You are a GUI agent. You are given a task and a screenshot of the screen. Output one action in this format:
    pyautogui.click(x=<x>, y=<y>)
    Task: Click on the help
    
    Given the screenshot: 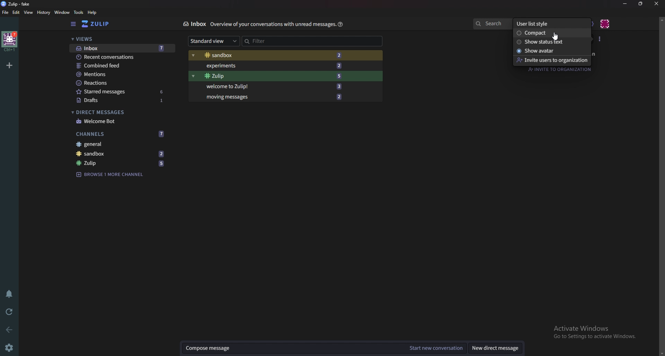 What is the action you would take?
    pyautogui.click(x=341, y=24)
    